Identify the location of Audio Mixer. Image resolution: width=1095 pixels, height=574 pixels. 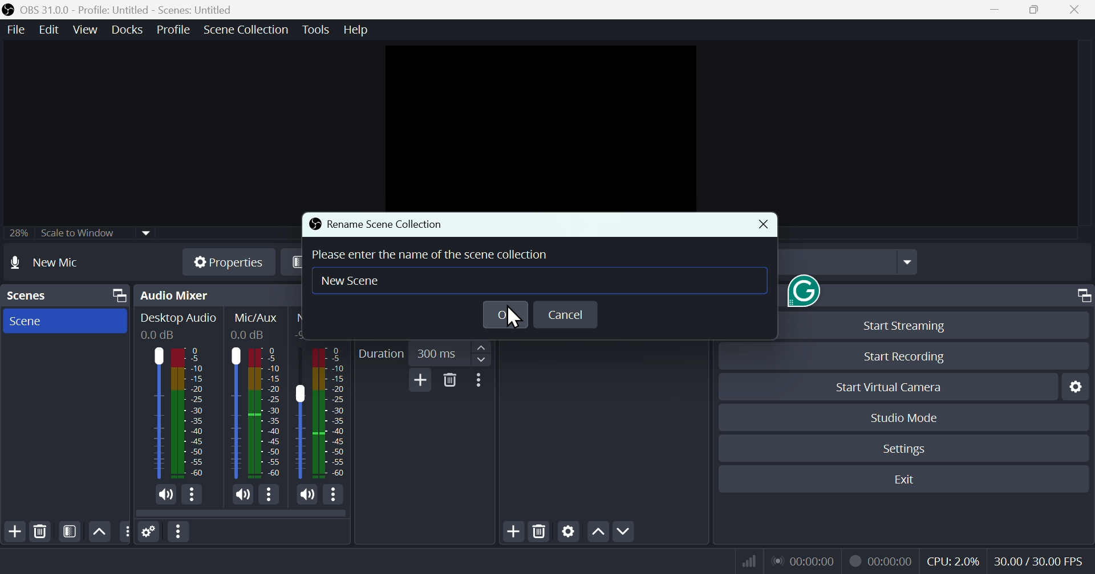
(212, 295).